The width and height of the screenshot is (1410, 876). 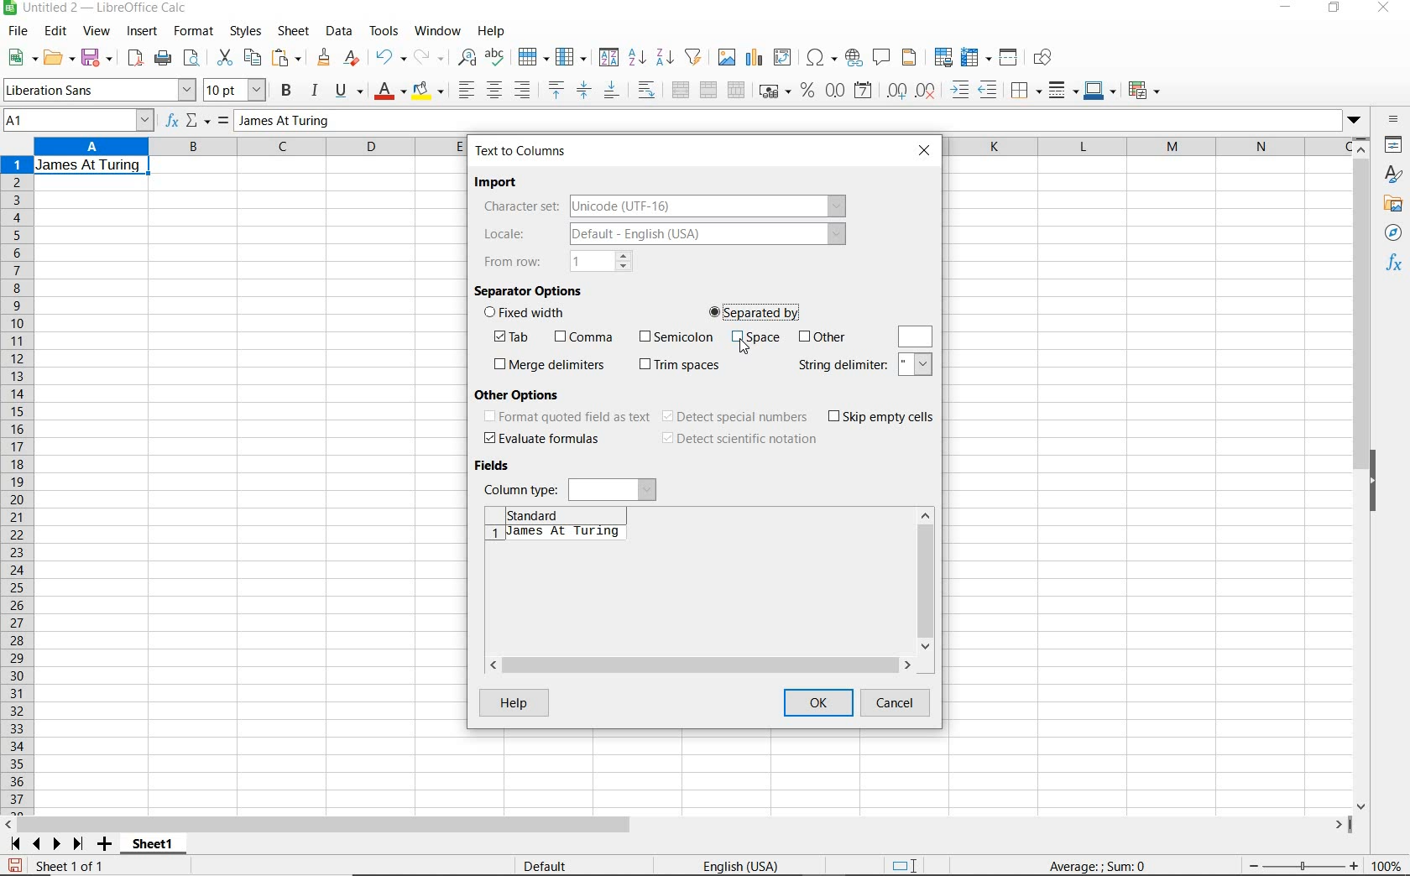 I want to click on autofilter, so click(x=693, y=57).